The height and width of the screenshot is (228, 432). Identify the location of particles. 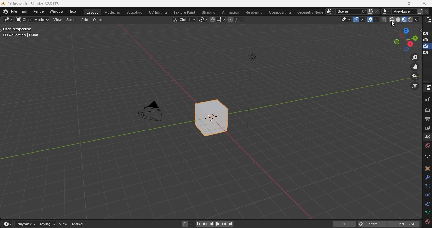
(427, 187).